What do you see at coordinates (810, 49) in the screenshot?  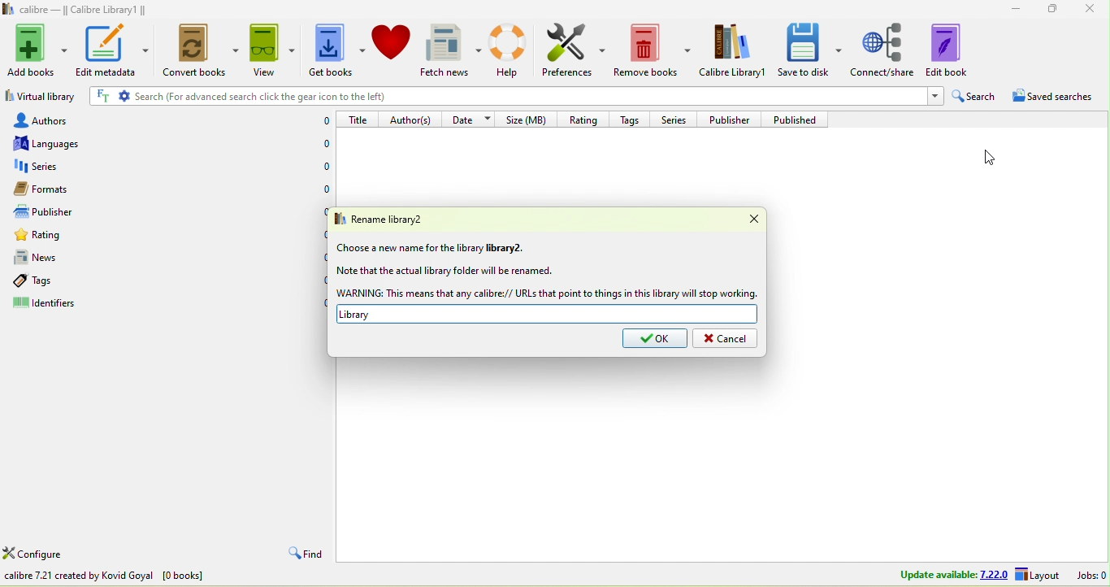 I see `save to disk` at bounding box center [810, 49].